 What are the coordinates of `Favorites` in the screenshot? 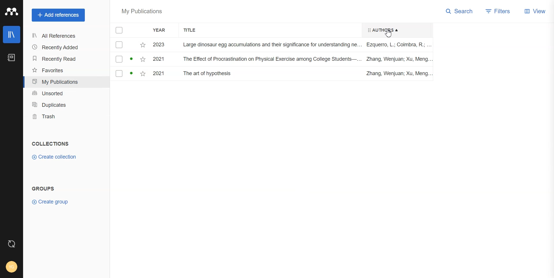 It's located at (64, 71).